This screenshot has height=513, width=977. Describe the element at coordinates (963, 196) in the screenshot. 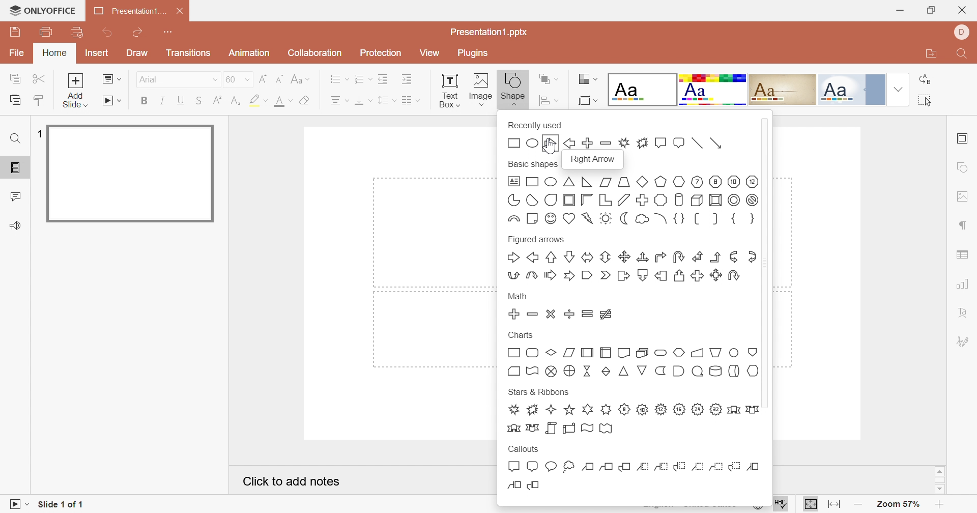

I see `Image settings` at that location.